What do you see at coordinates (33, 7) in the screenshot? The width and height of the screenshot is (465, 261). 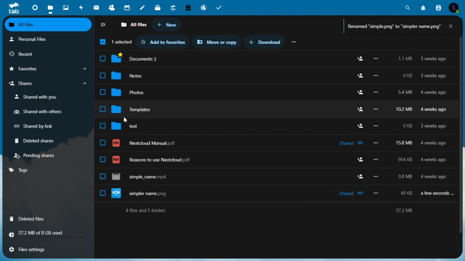 I see `dashboard` at bounding box center [33, 7].